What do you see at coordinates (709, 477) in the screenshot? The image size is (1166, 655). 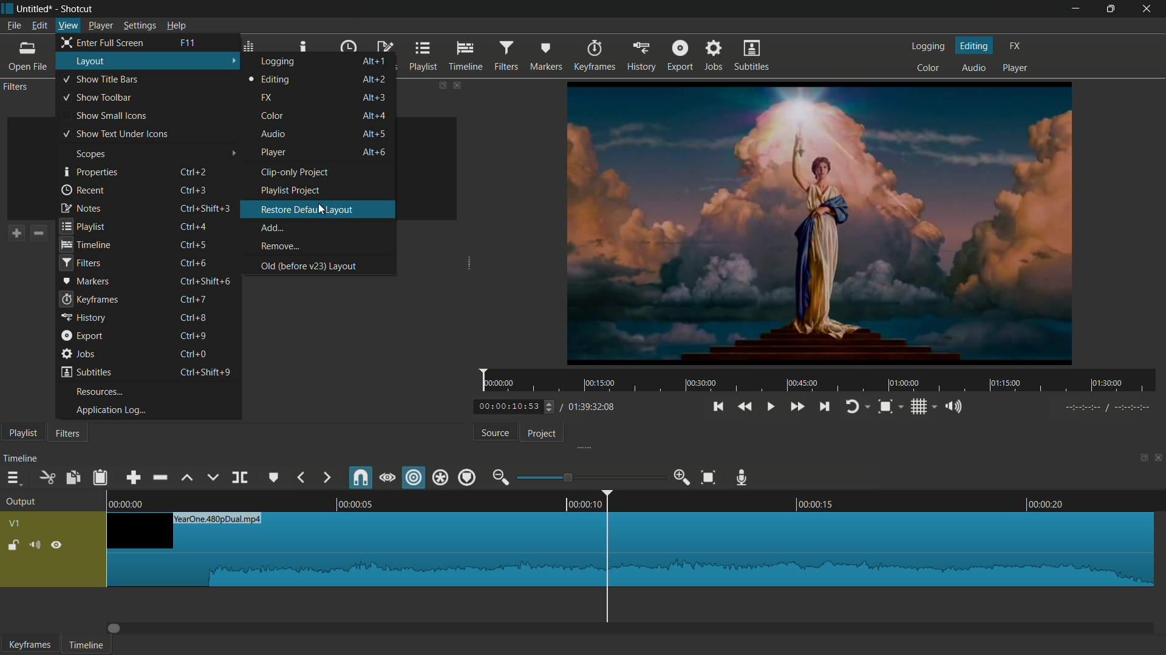 I see `zoom timeline to fit` at bounding box center [709, 477].